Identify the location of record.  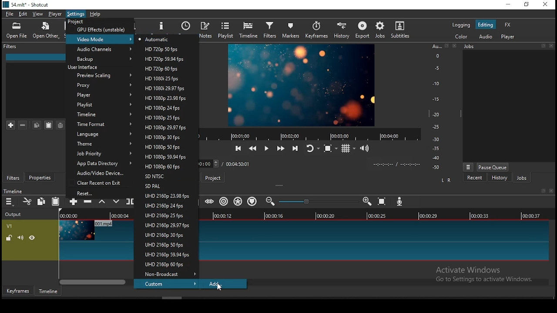
(307, 135).